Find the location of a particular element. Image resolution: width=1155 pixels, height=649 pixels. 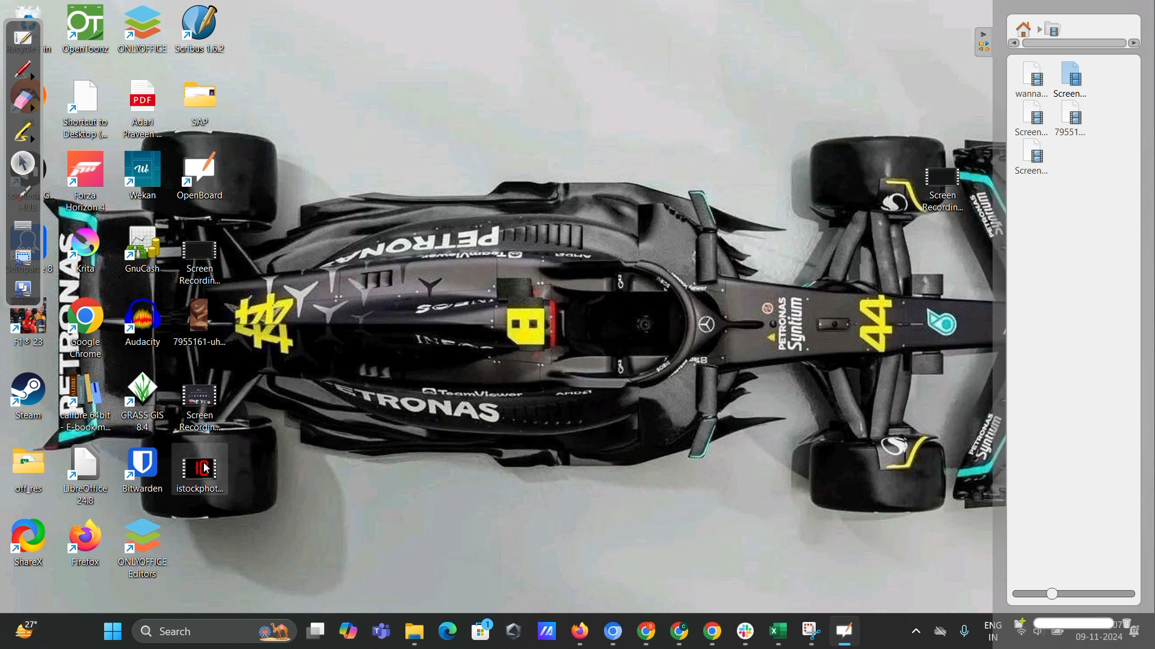

Onlyoffice editors is located at coordinates (147, 548).